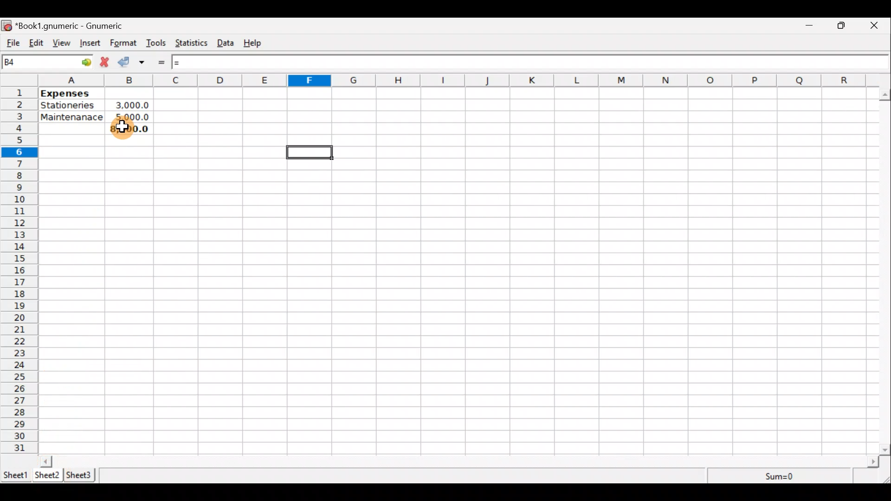  Describe the element at coordinates (310, 152) in the screenshot. I see `Selected cell` at that location.